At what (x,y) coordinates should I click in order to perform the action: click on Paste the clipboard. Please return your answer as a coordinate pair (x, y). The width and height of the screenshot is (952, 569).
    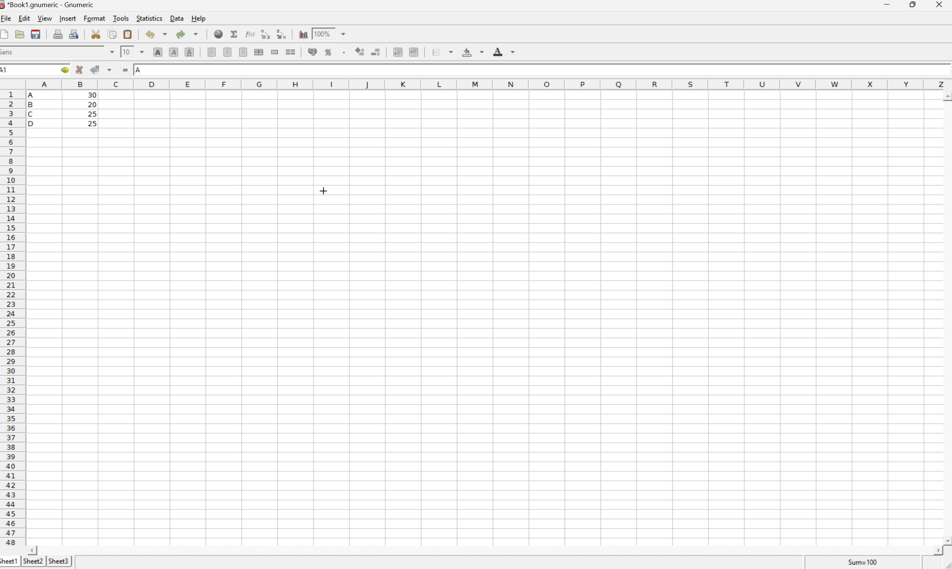
    Looking at the image, I should click on (127, 34).